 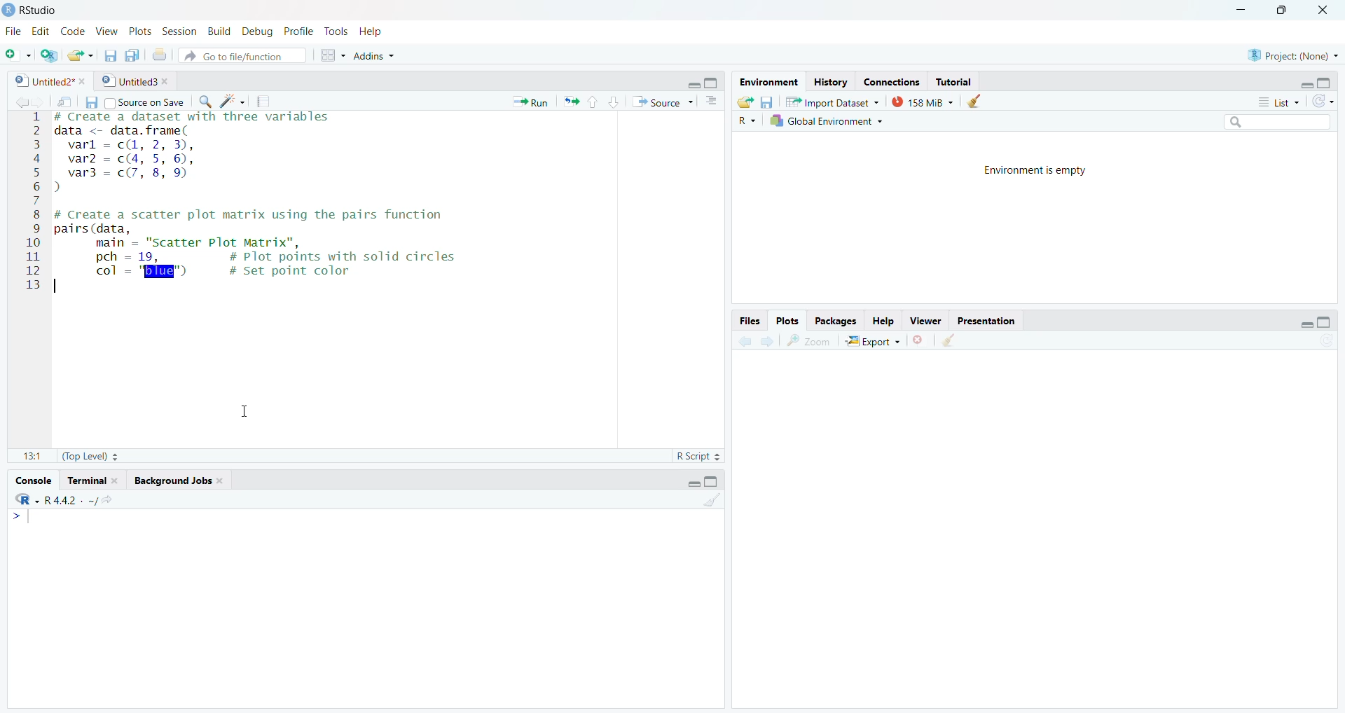 What do you see at coordinates (137, 81) in the screenshot?
I see `) | Untitled3` at bounding box center [137, 81].